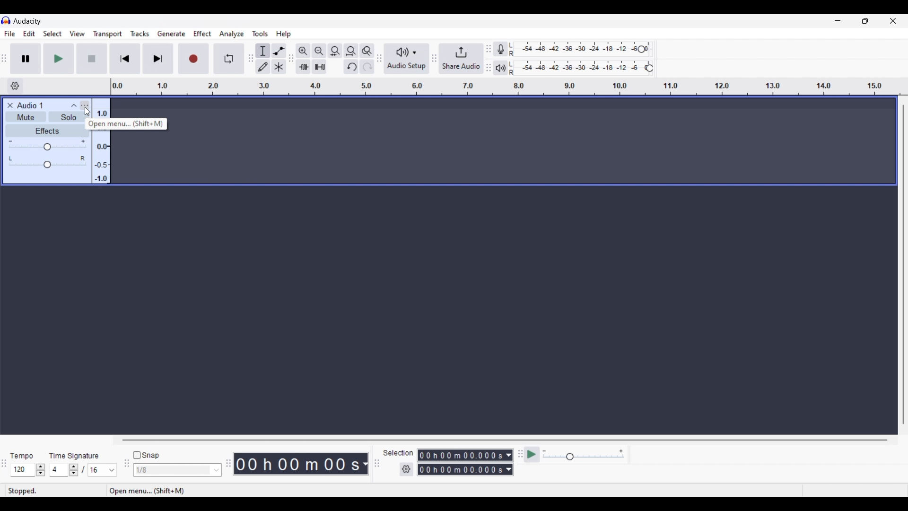 The height and width of the screenshot is (511, 908). I want to click on Effect menu, so click(203, 34).